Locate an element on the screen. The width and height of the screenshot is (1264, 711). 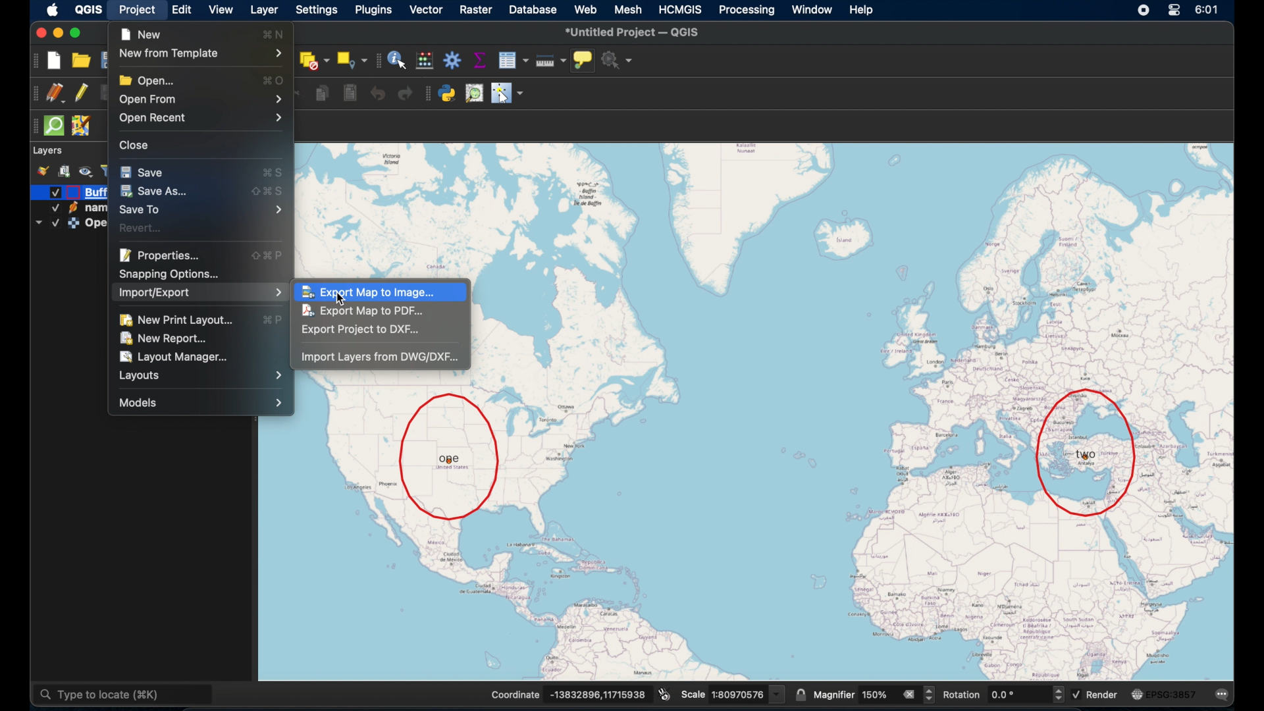
open recent is located at coordinates (203, 120).